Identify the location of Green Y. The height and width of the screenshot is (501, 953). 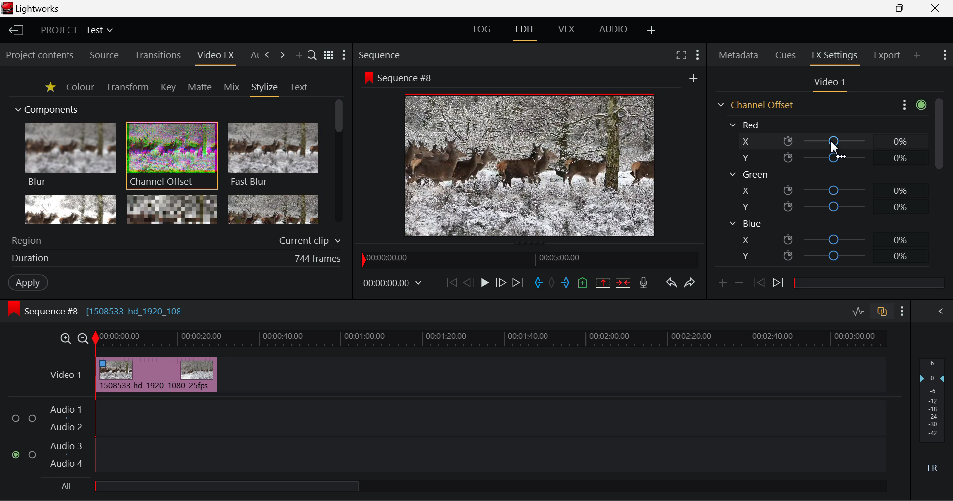
(824, 206).